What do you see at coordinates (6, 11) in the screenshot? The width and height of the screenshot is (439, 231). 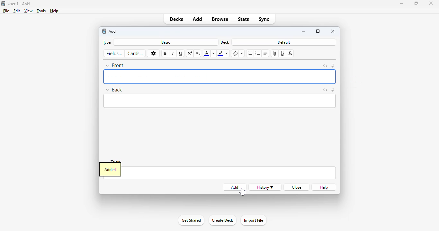 I see `file` at bounding box center [6, 11].